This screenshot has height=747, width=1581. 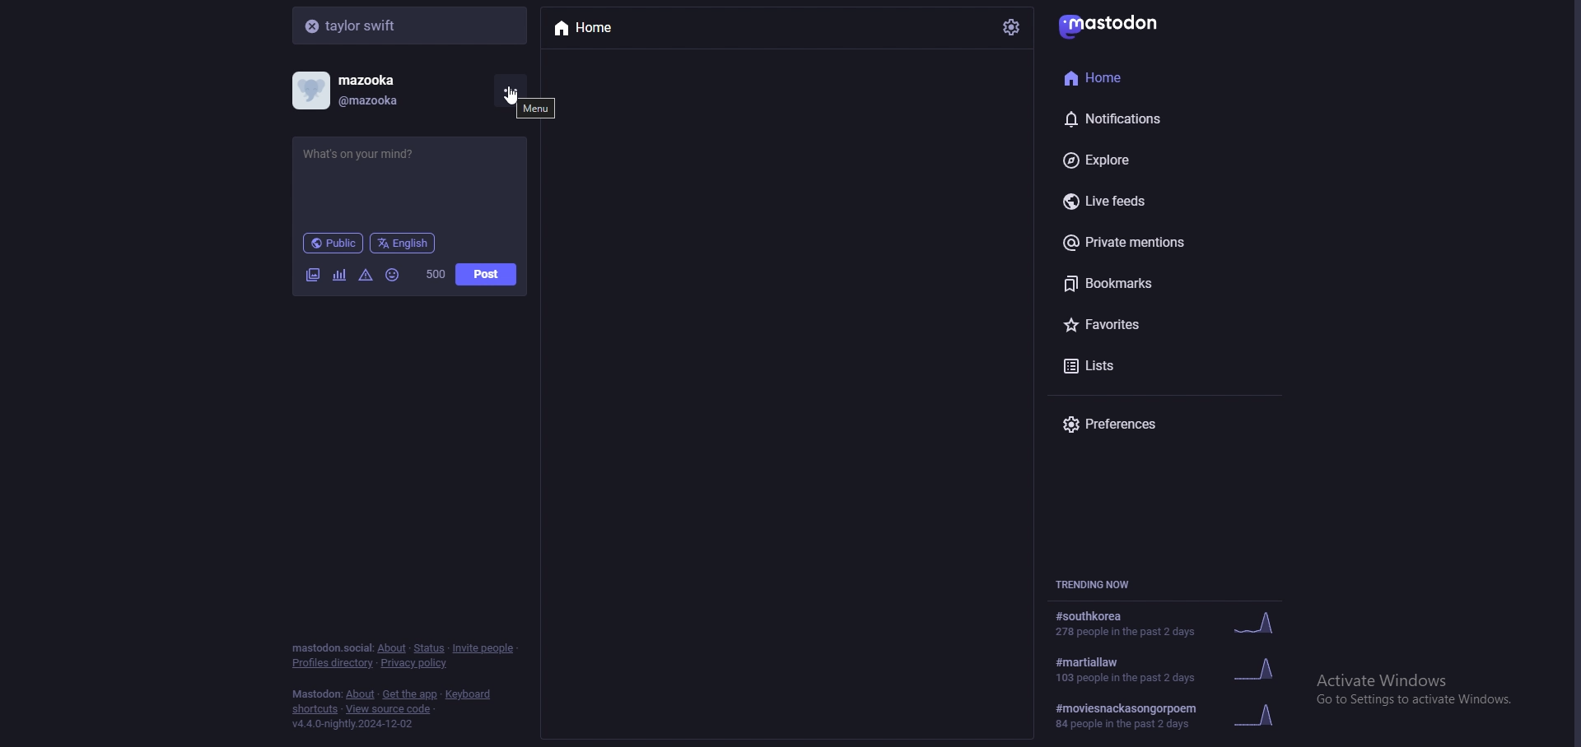 What do you see at coordinates (416, 663) in the screenshot?
I see `privacy policy` at bounding box center [416, 663].